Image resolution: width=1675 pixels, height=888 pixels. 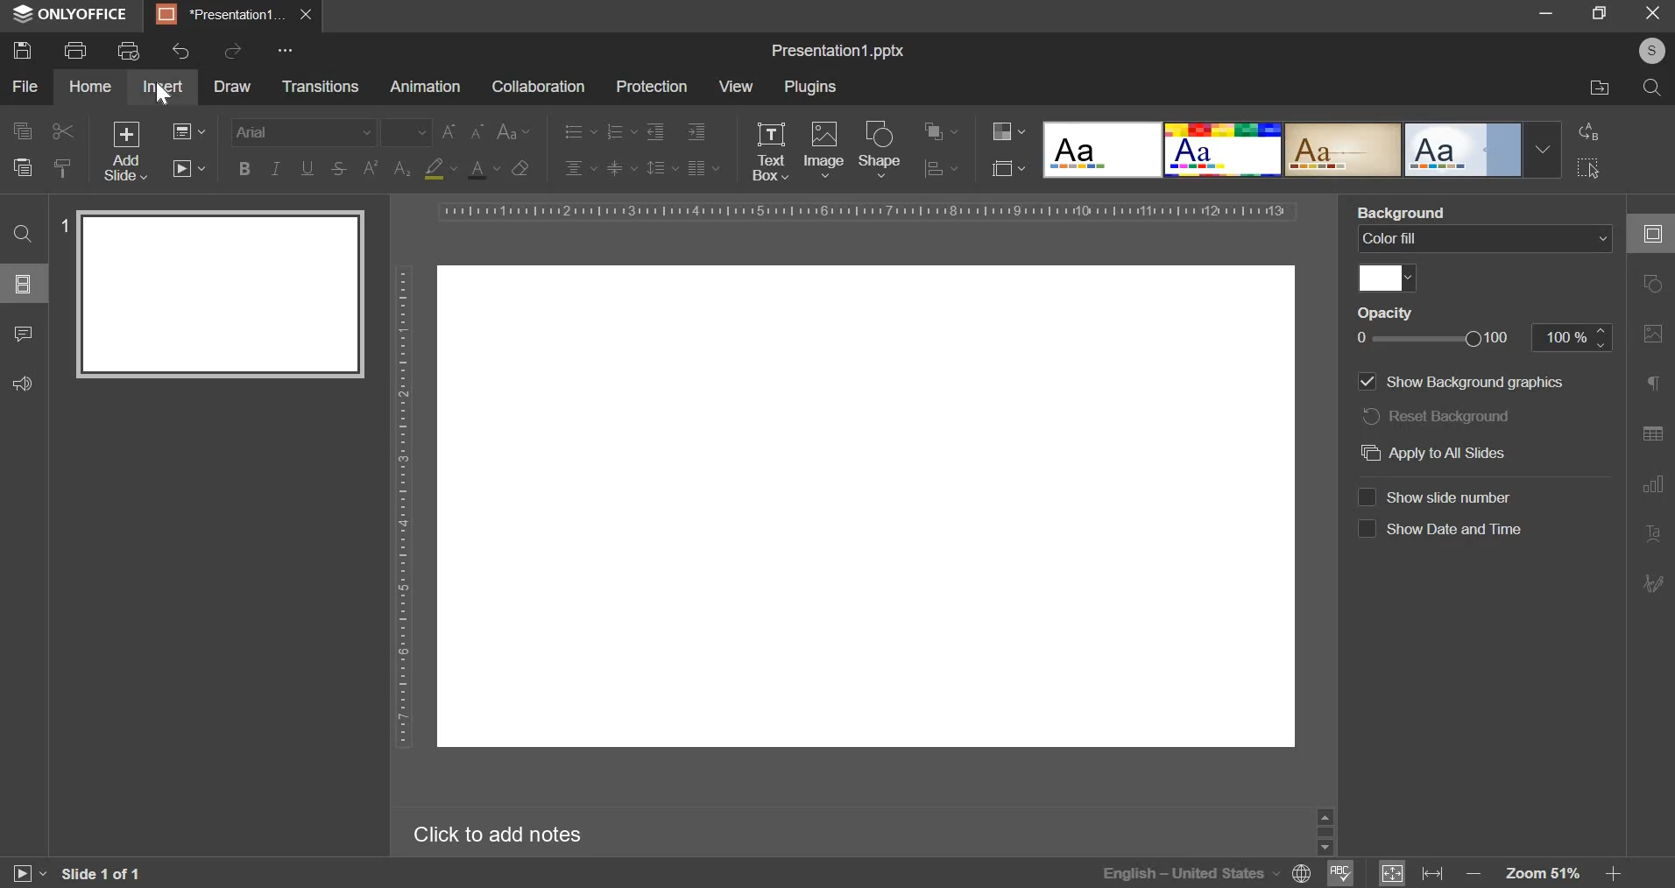 What do you see at coordinates (181, 52) in the screenshot?
I see `undo` at bounding box center [181, 52].